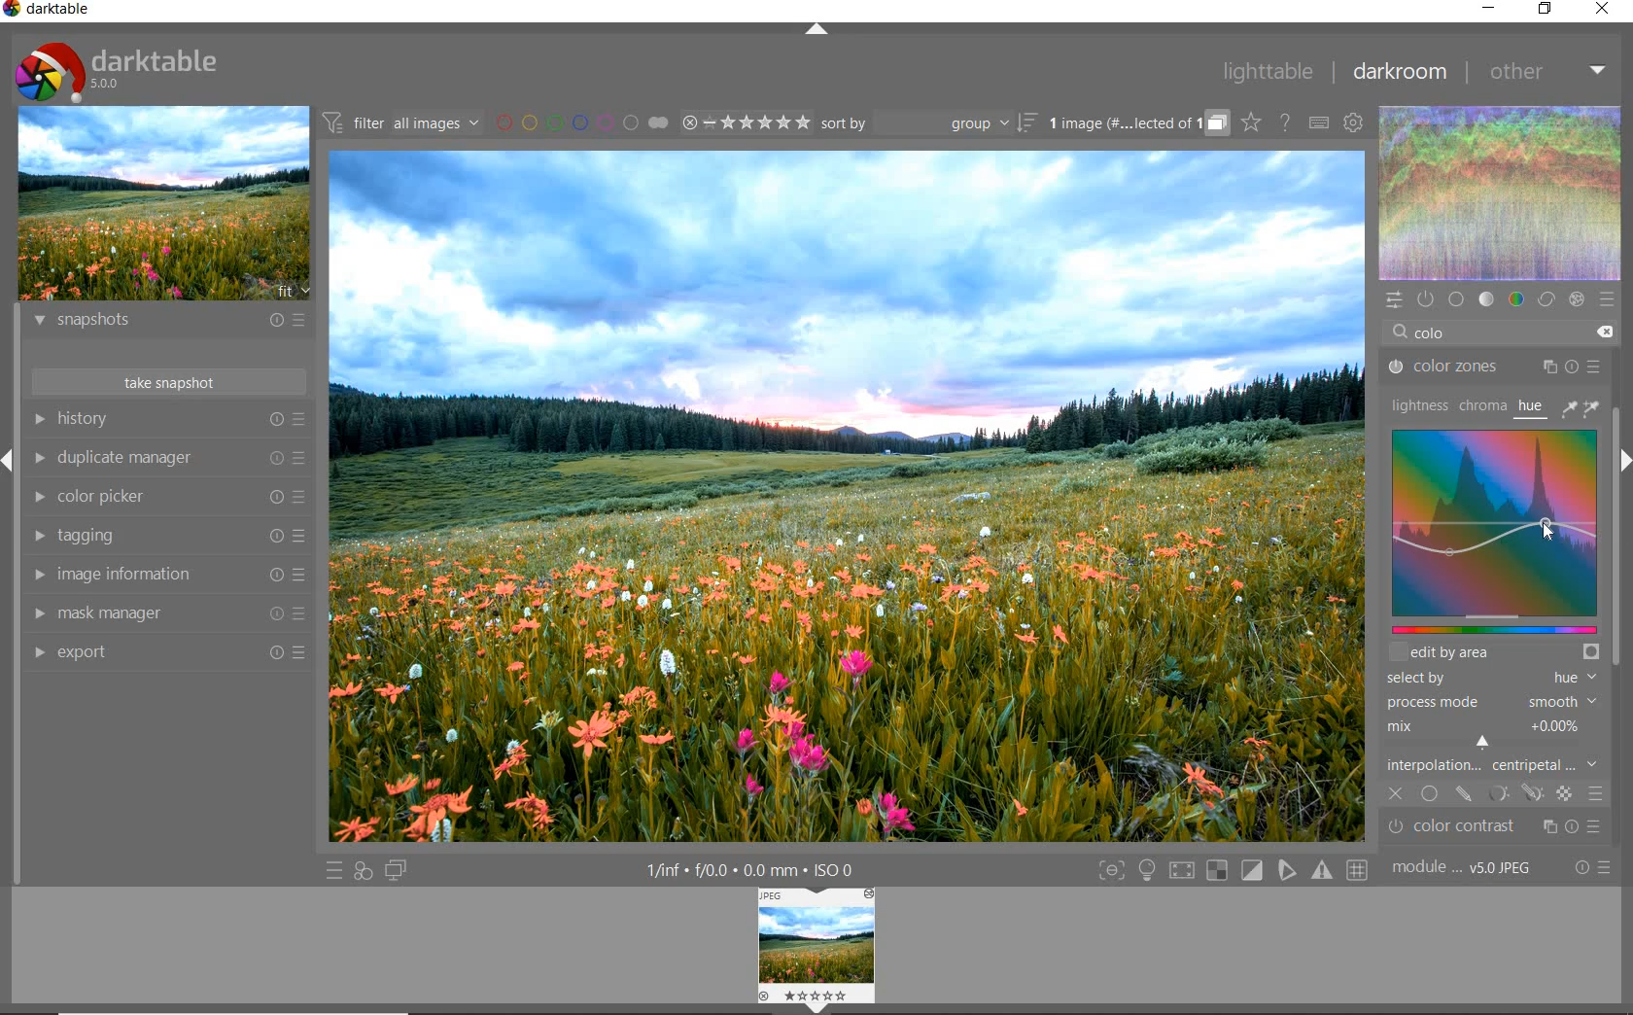  What do you see at coordinates (1482, 405) in the screenshot?
I see `chroma` at bounding box center [1482, 405].